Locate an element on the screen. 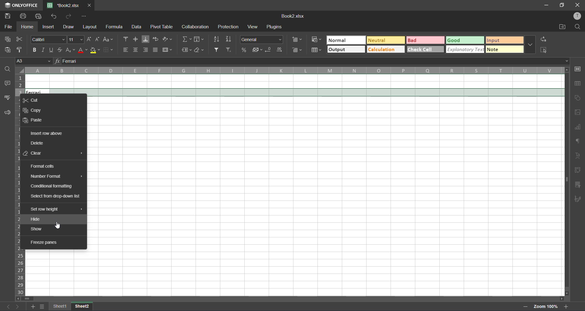 The image size is (585, 311). redo is located at coordinates (69, 15).